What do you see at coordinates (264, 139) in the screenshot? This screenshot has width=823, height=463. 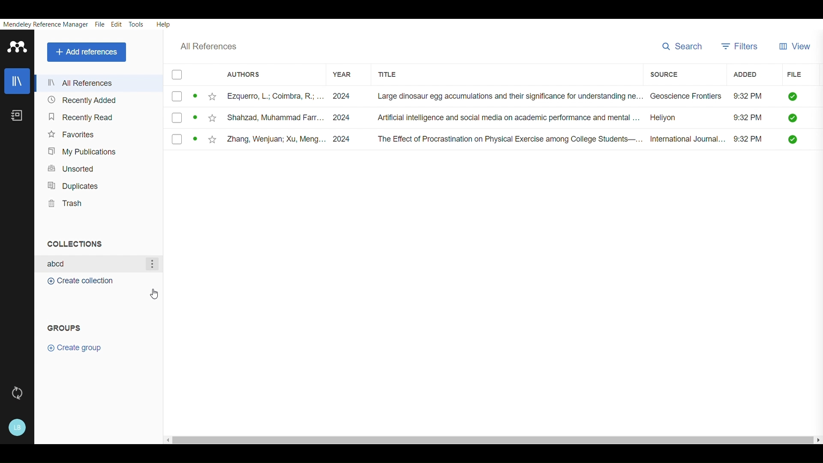 I see `Zhang, Wenjuan; Xu, Meng...` at bounding box center [264, 139].